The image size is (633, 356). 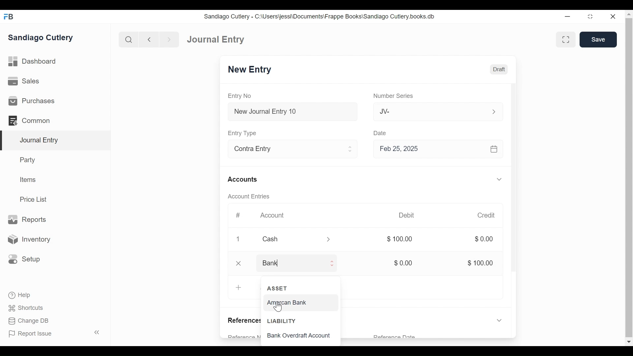 I want to click on Items, so click(x=29, y=180).